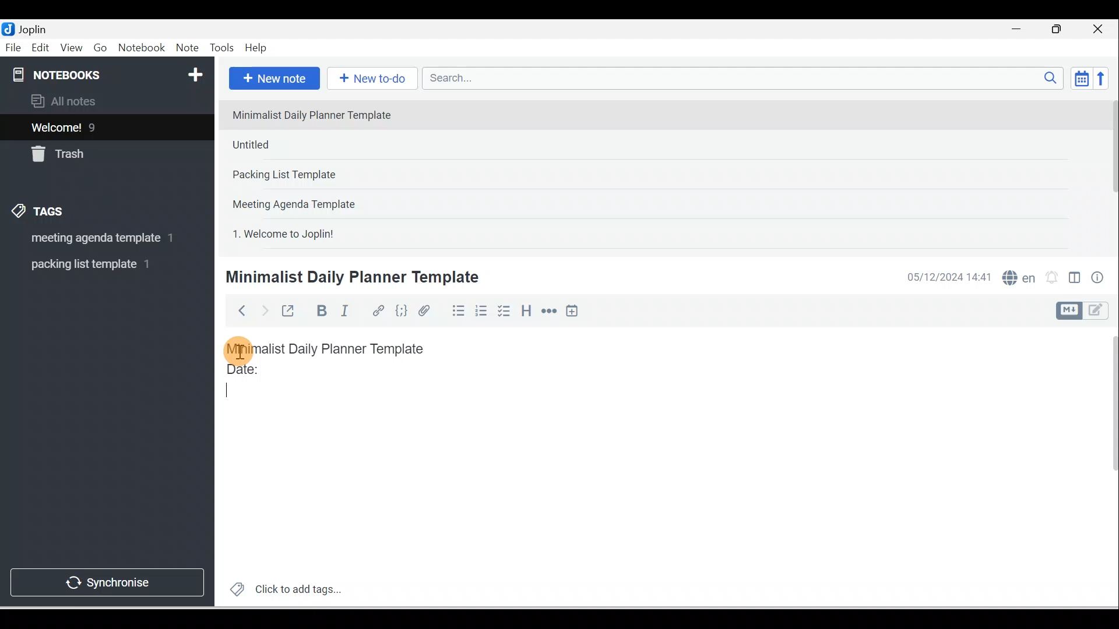 The image size is (1119, 629). What do you see at coordinates (233, 391) in the screenshot?
I see `Typing Cursor` at bounding box center [233, 391].